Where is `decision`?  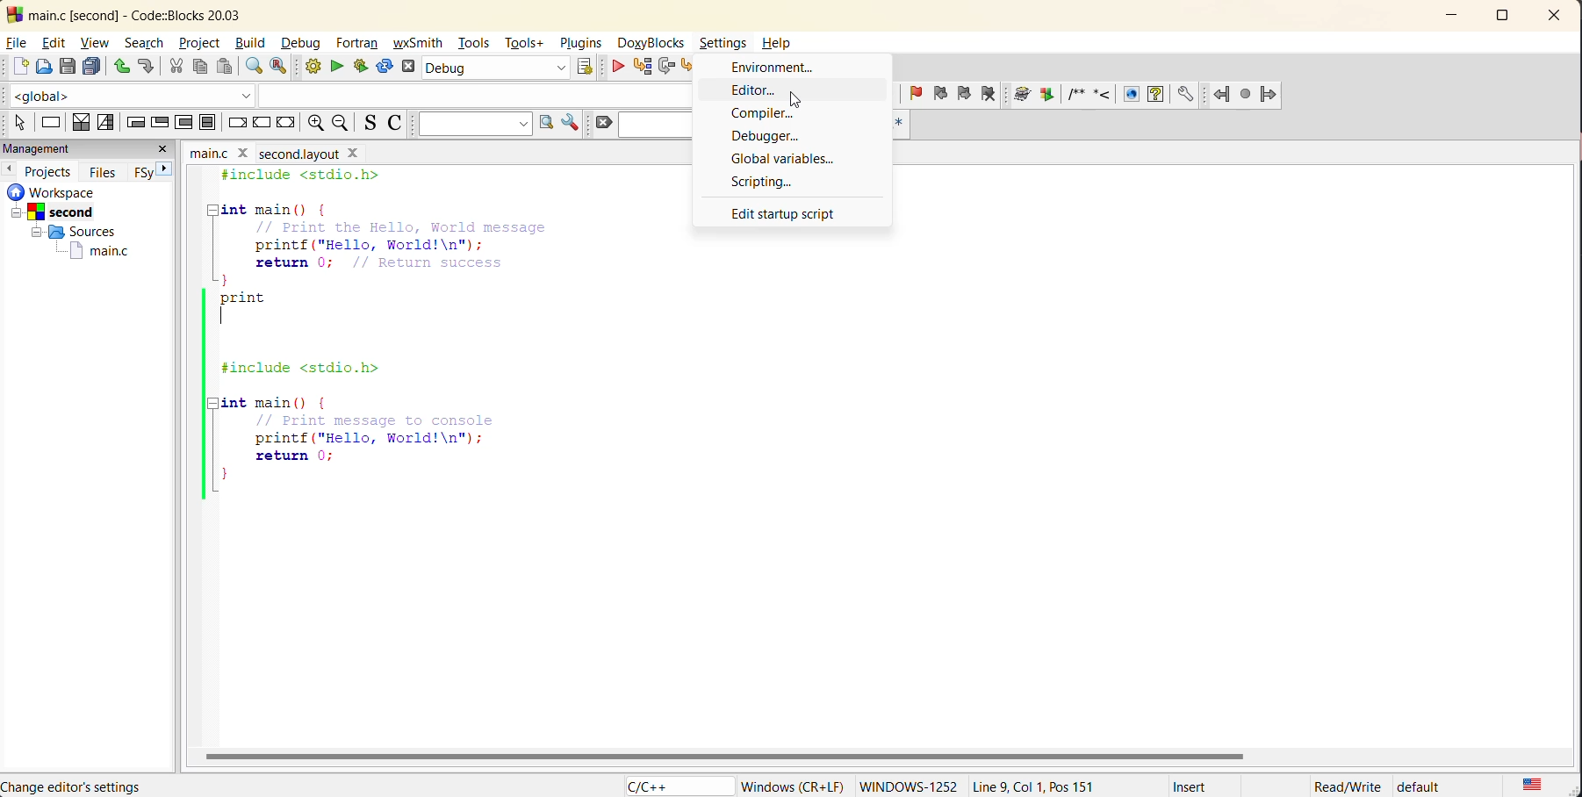
decision is located at coordinates (81, 123).